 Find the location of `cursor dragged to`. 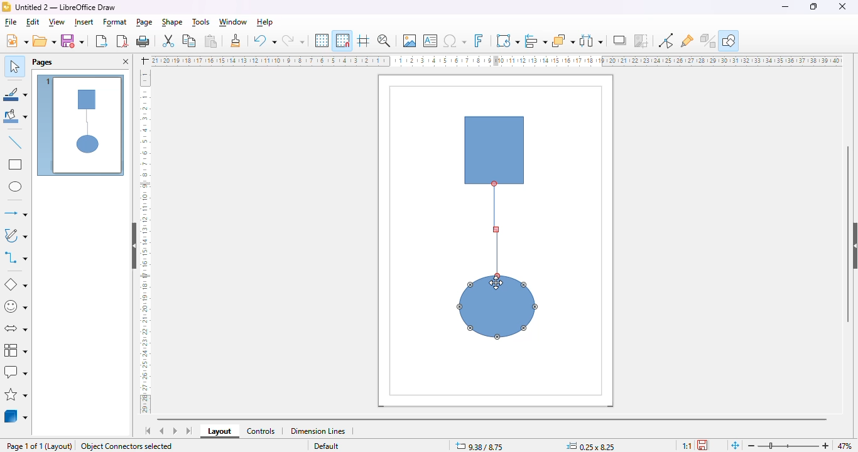

cursor dragged to is located at coordinates (496, 227).